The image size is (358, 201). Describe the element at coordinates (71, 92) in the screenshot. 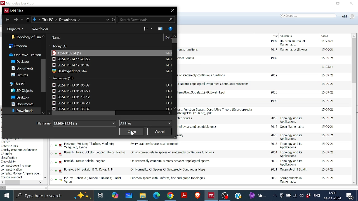

I see `File` at that location.